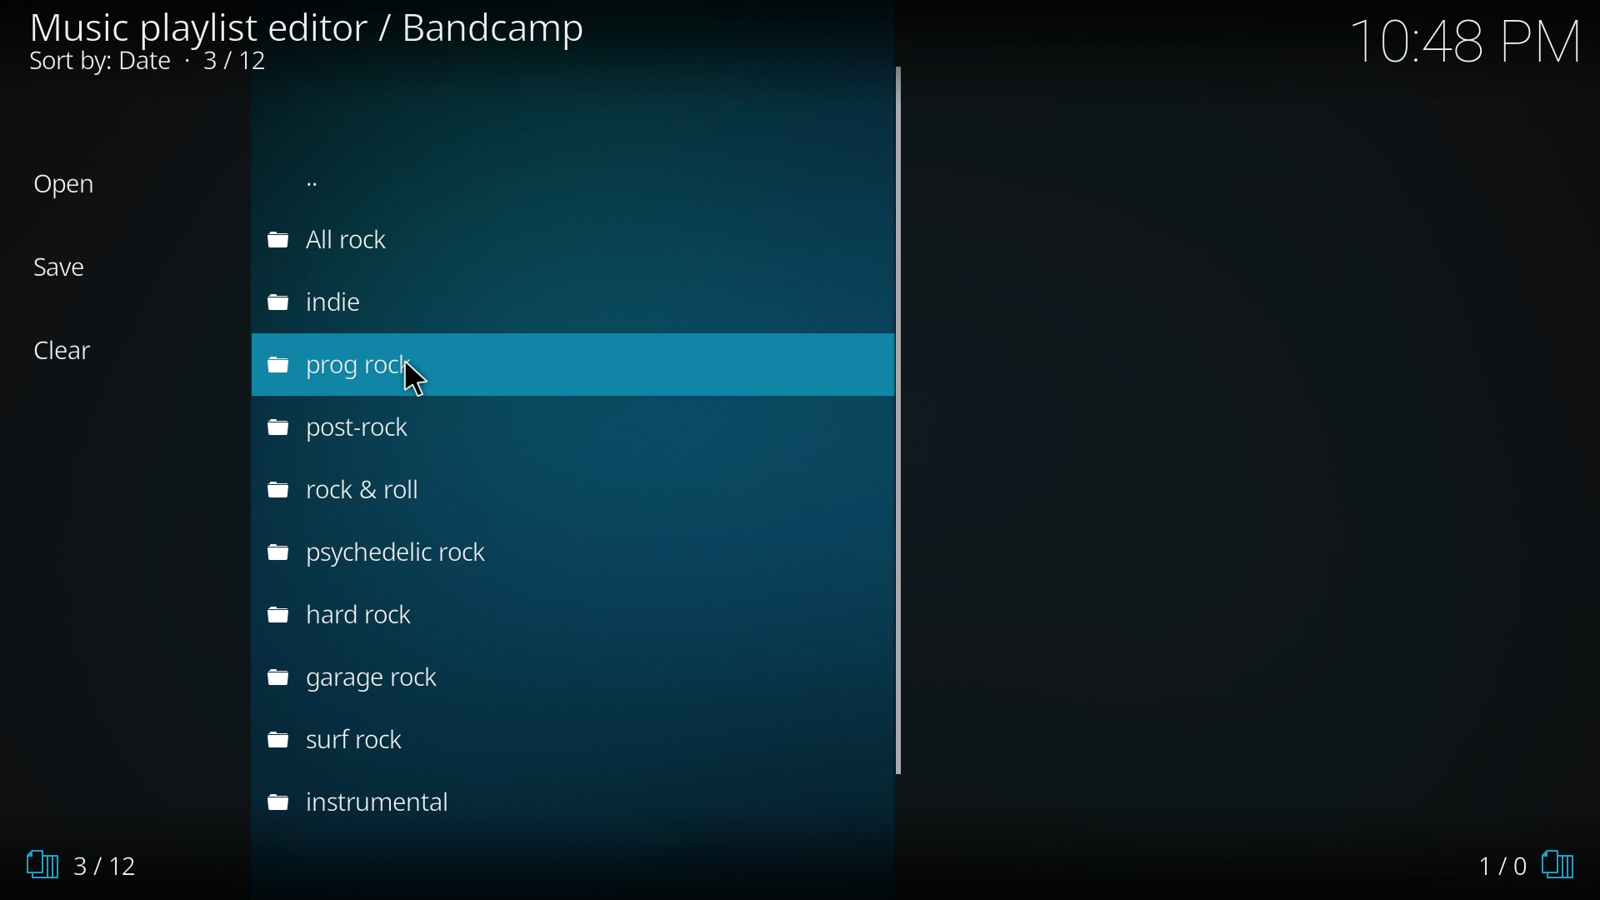 This screenshot has height=900, width=1600. Describe the element at coordinates (425, 380) in the screenshot. I see `Cursor` at that location.